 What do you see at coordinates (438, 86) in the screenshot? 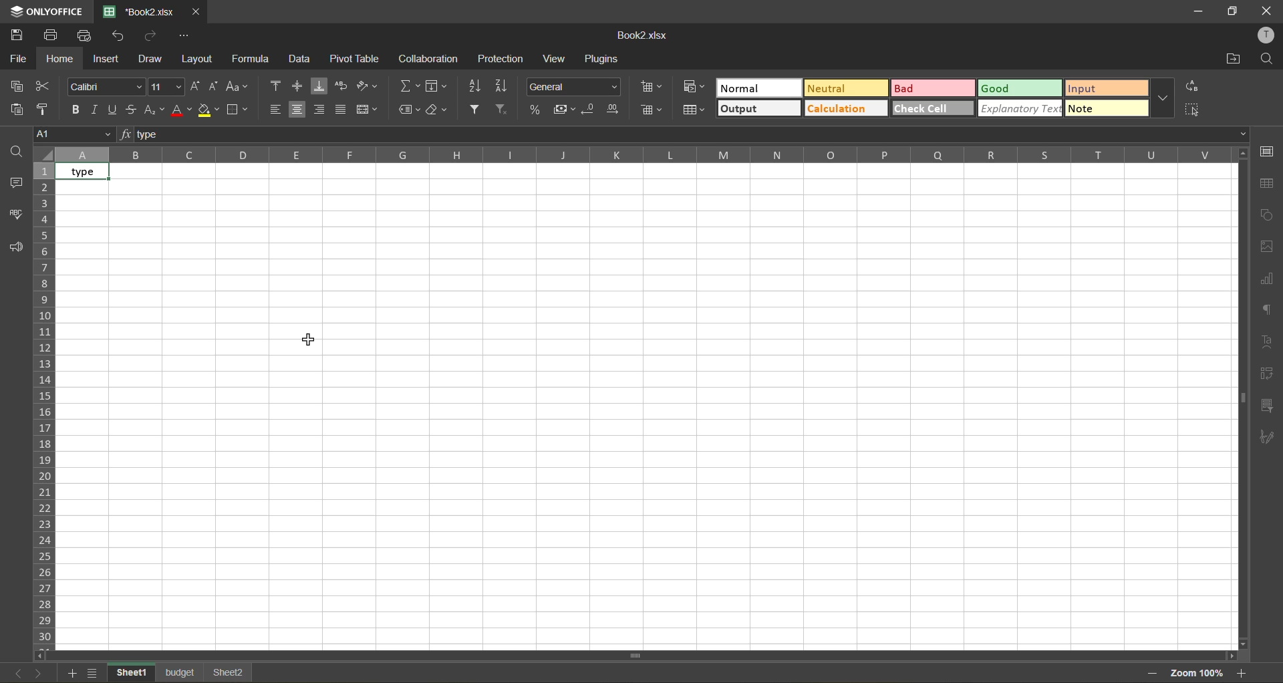
I see `fields` at bounding box center [438, 86].